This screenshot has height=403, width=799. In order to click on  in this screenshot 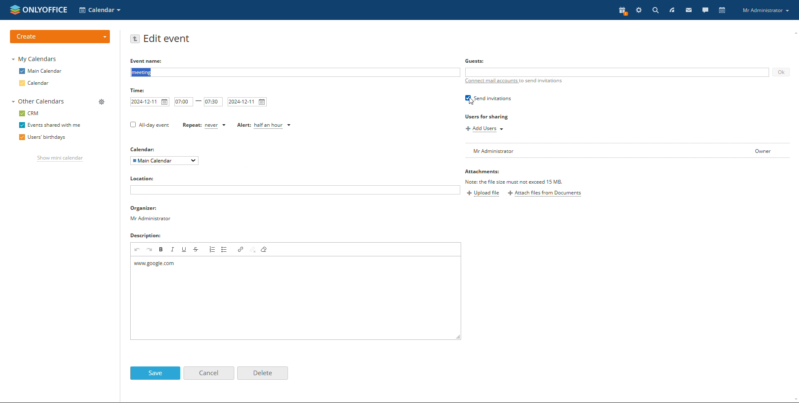, I will do `click(474, 61)`.